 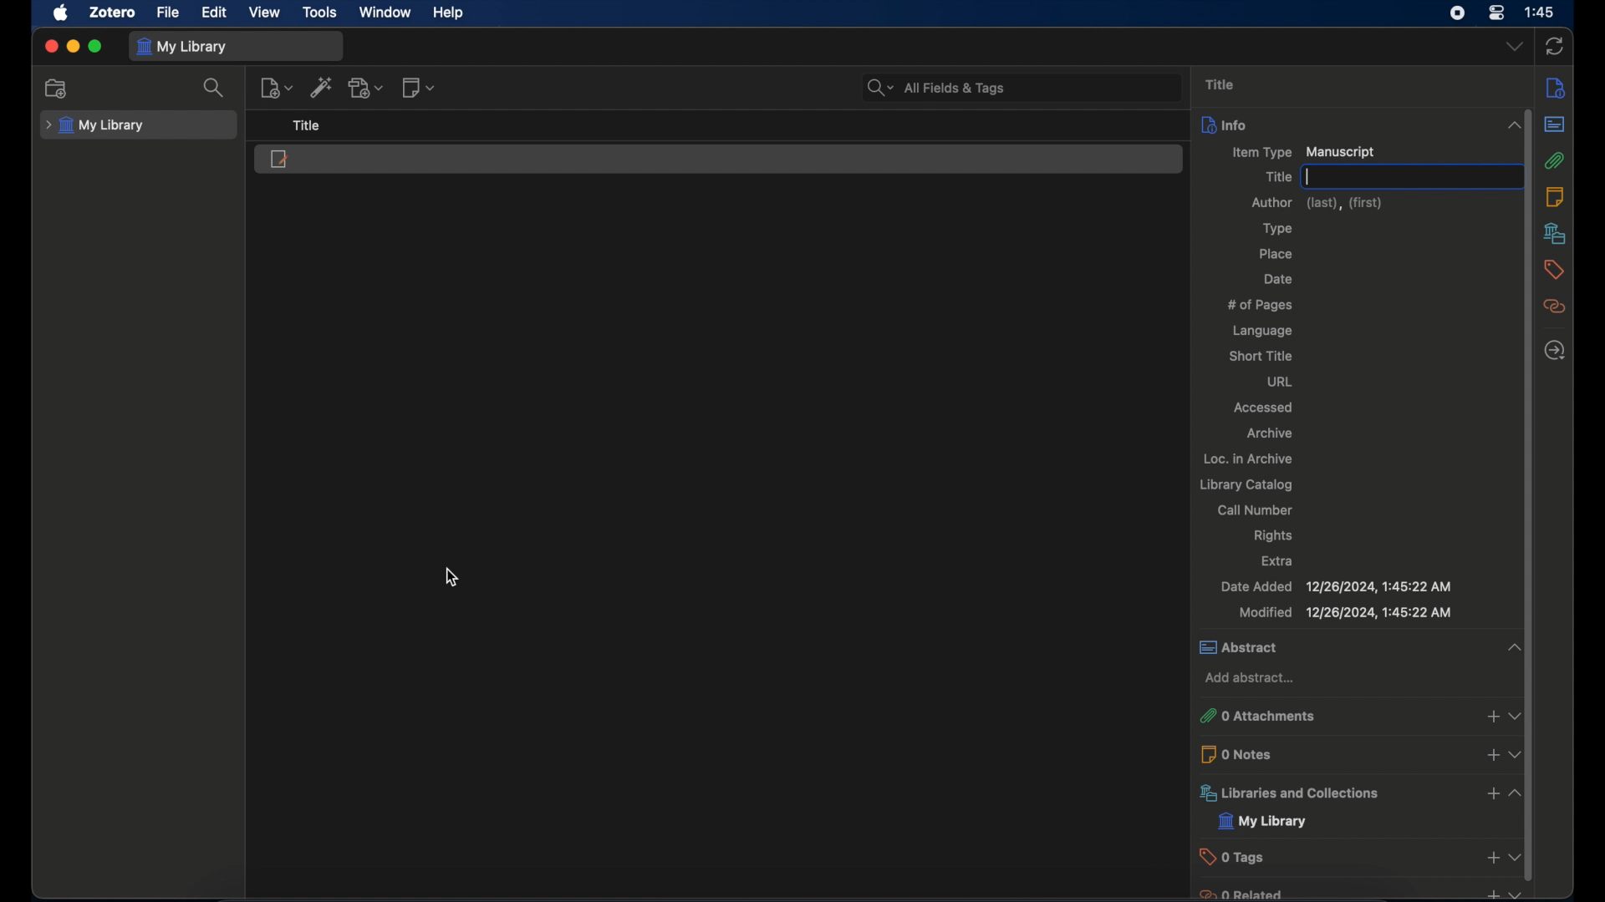 What do you see at coordinates (1279, 280) in the screenshot?
I see `date` at bounding box center [1279, 280].